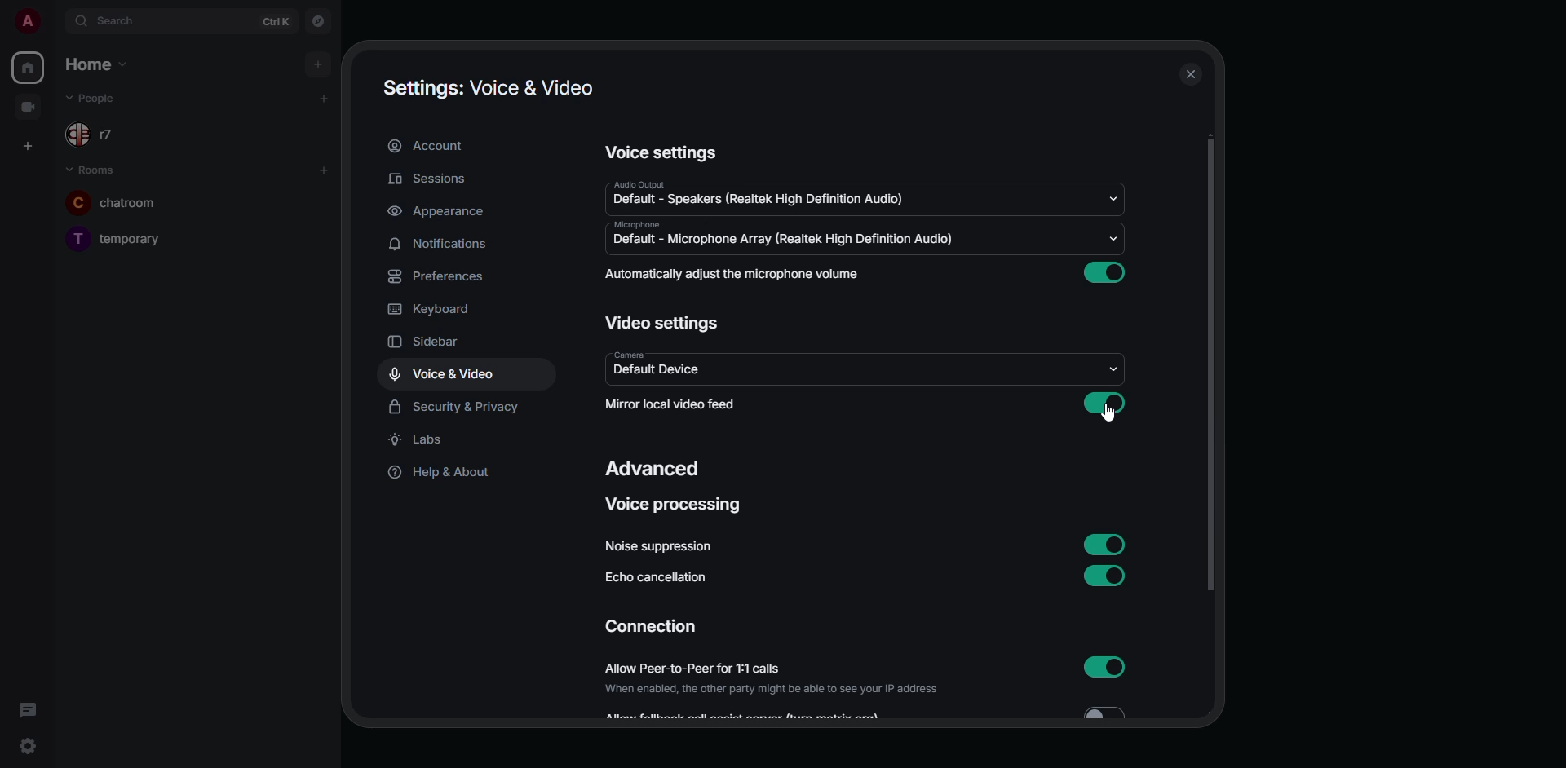 The image size is (1566, 768). I want to click on close, so click(1190, 77).